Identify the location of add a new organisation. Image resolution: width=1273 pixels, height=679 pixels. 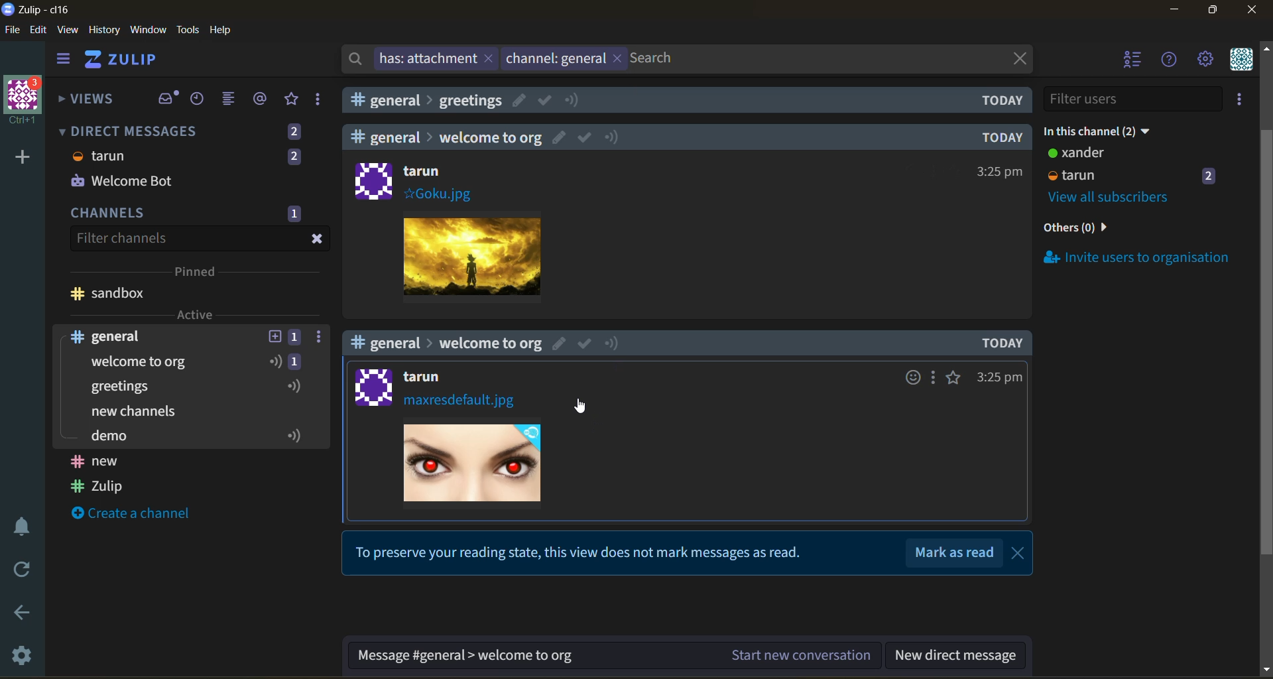
(23, 156).